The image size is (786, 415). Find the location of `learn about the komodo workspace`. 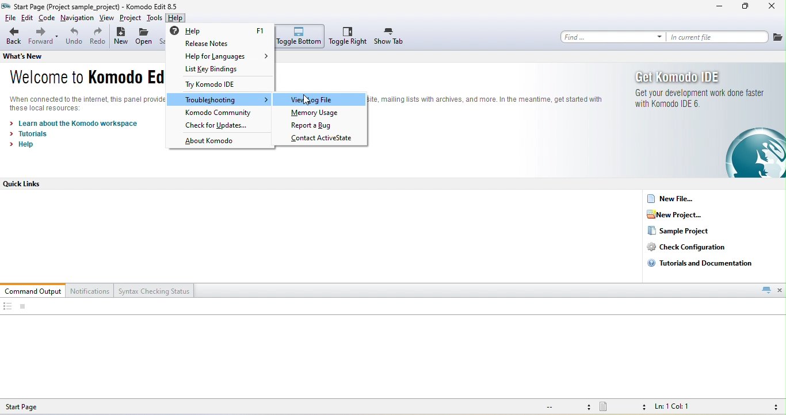

learn about the komodo workspace is located at coordinates (75, 124).